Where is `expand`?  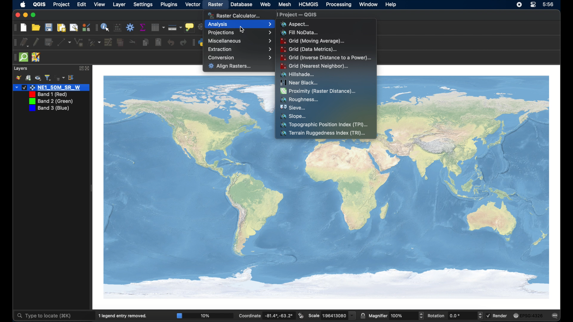
expand is located at coordinates (72, 78).